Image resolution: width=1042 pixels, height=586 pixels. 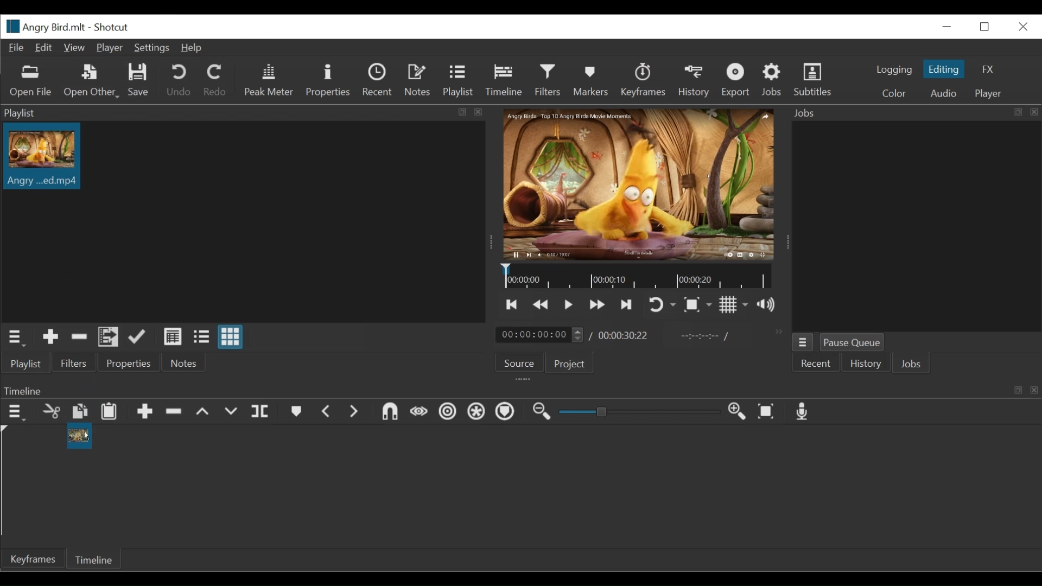 I want to click on Open Files, so click(x=32, y=81).